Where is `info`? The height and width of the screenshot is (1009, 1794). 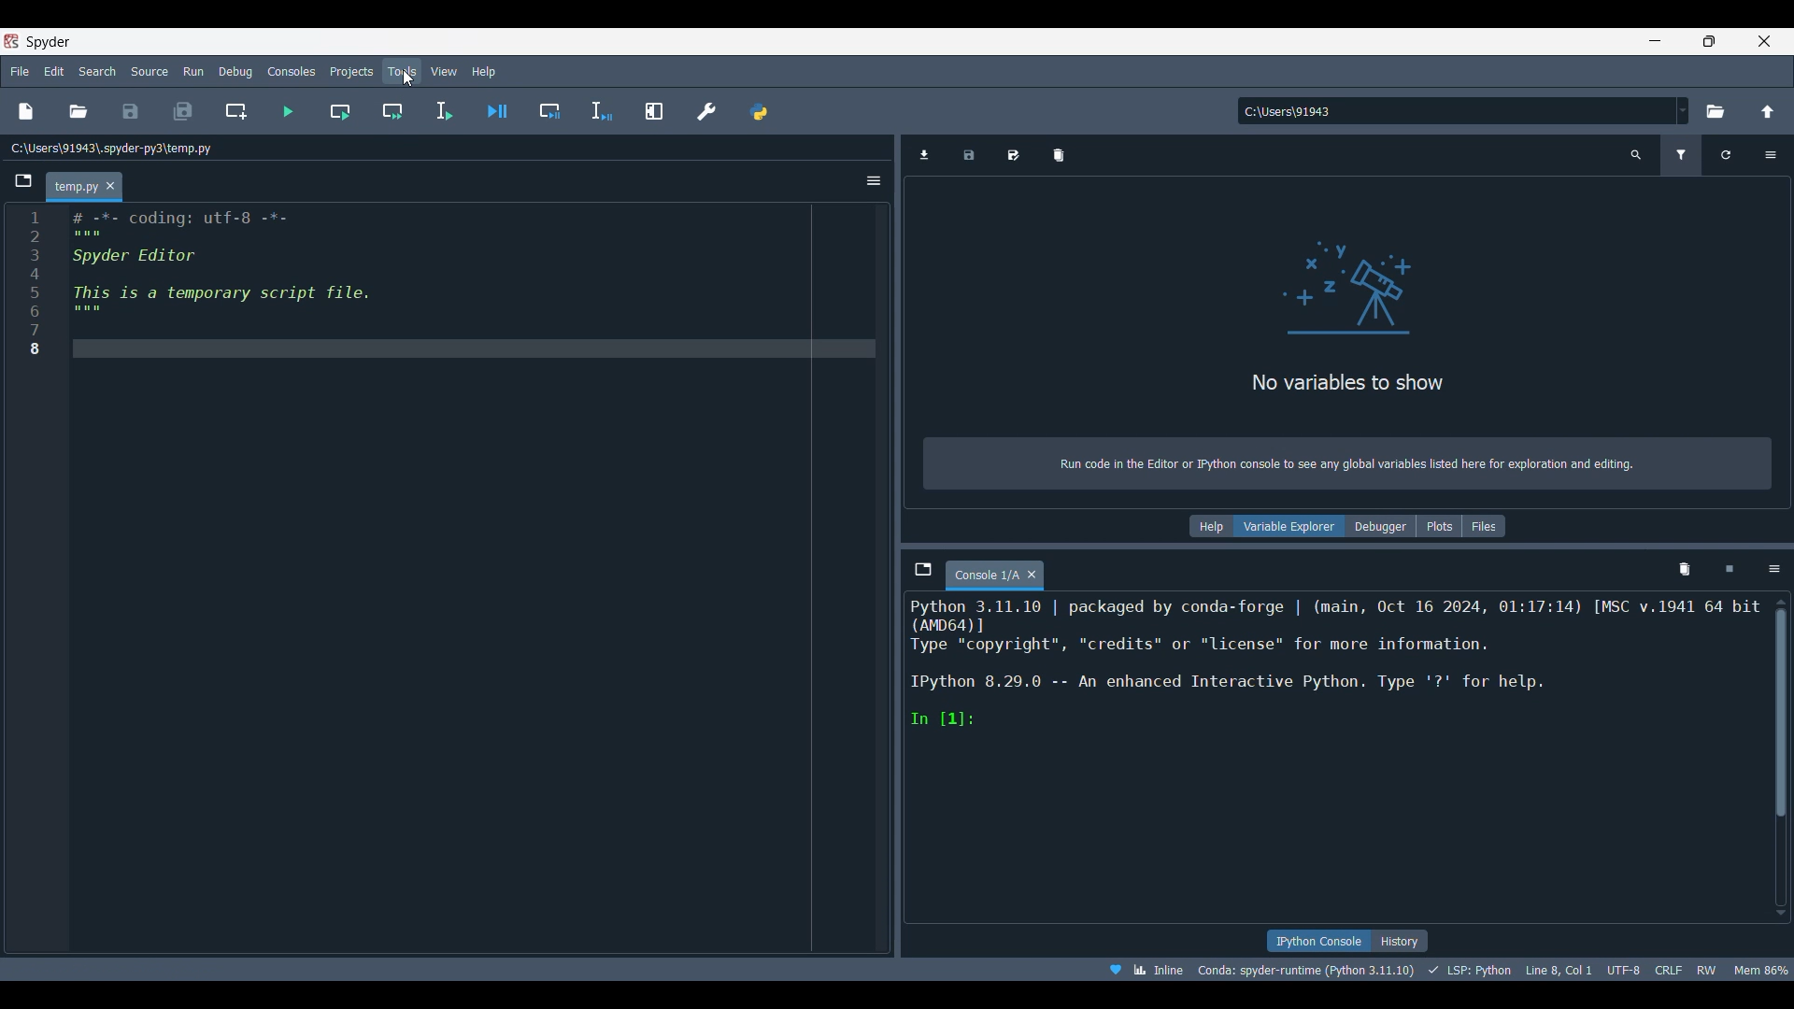
info is located at coordinates (1344, 466).